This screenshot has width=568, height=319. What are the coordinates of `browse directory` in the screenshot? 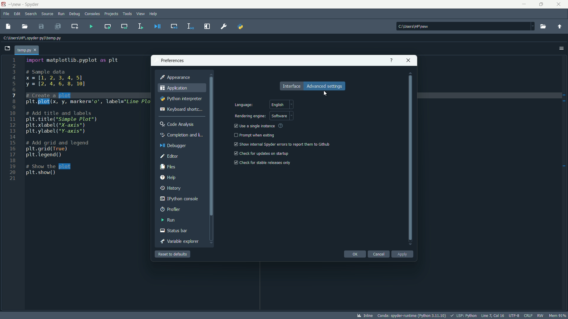 It's located at (543, 27).